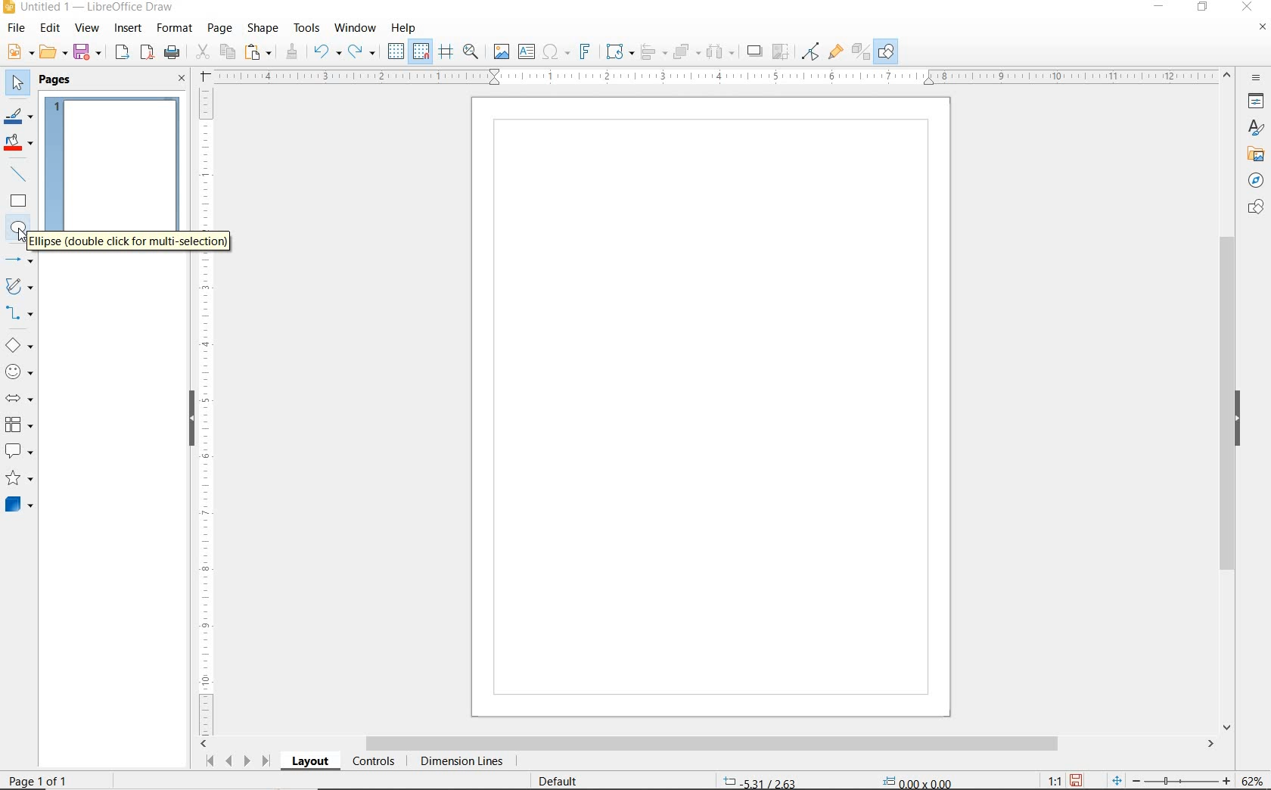  Describe the element at coordinates (18, 396) in the screenshot. I see `BLOCK ARROWS` at that location.